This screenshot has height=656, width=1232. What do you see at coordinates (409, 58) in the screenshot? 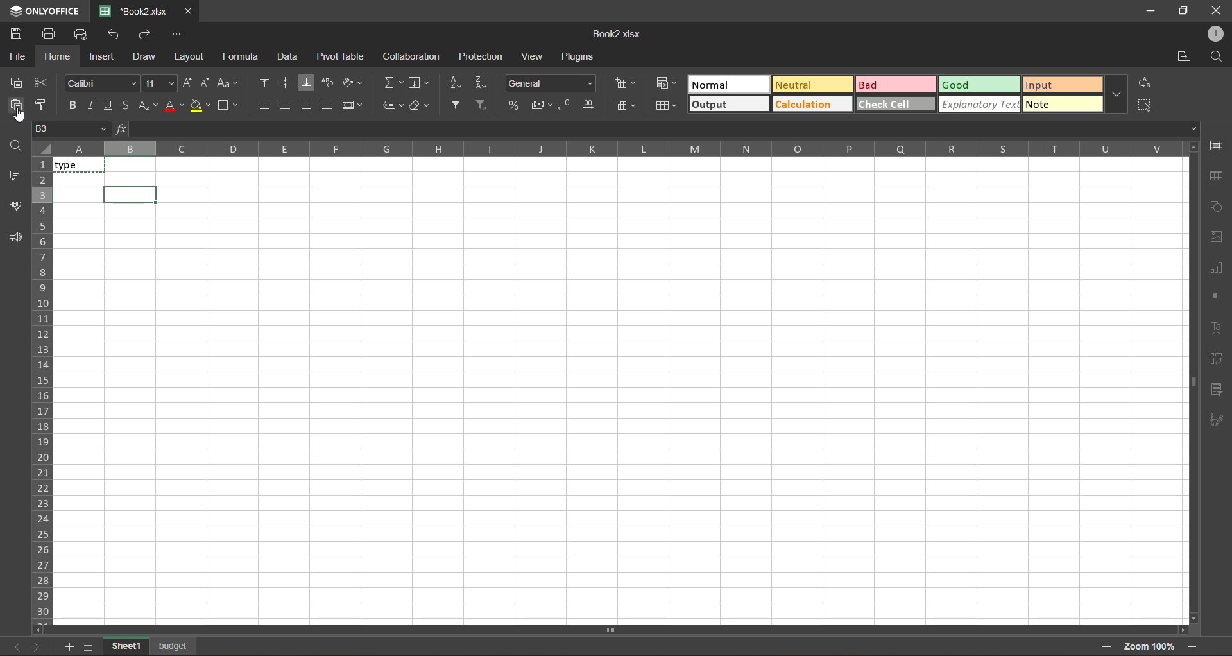
I see `collaboration` at bounding box center [409, 58].